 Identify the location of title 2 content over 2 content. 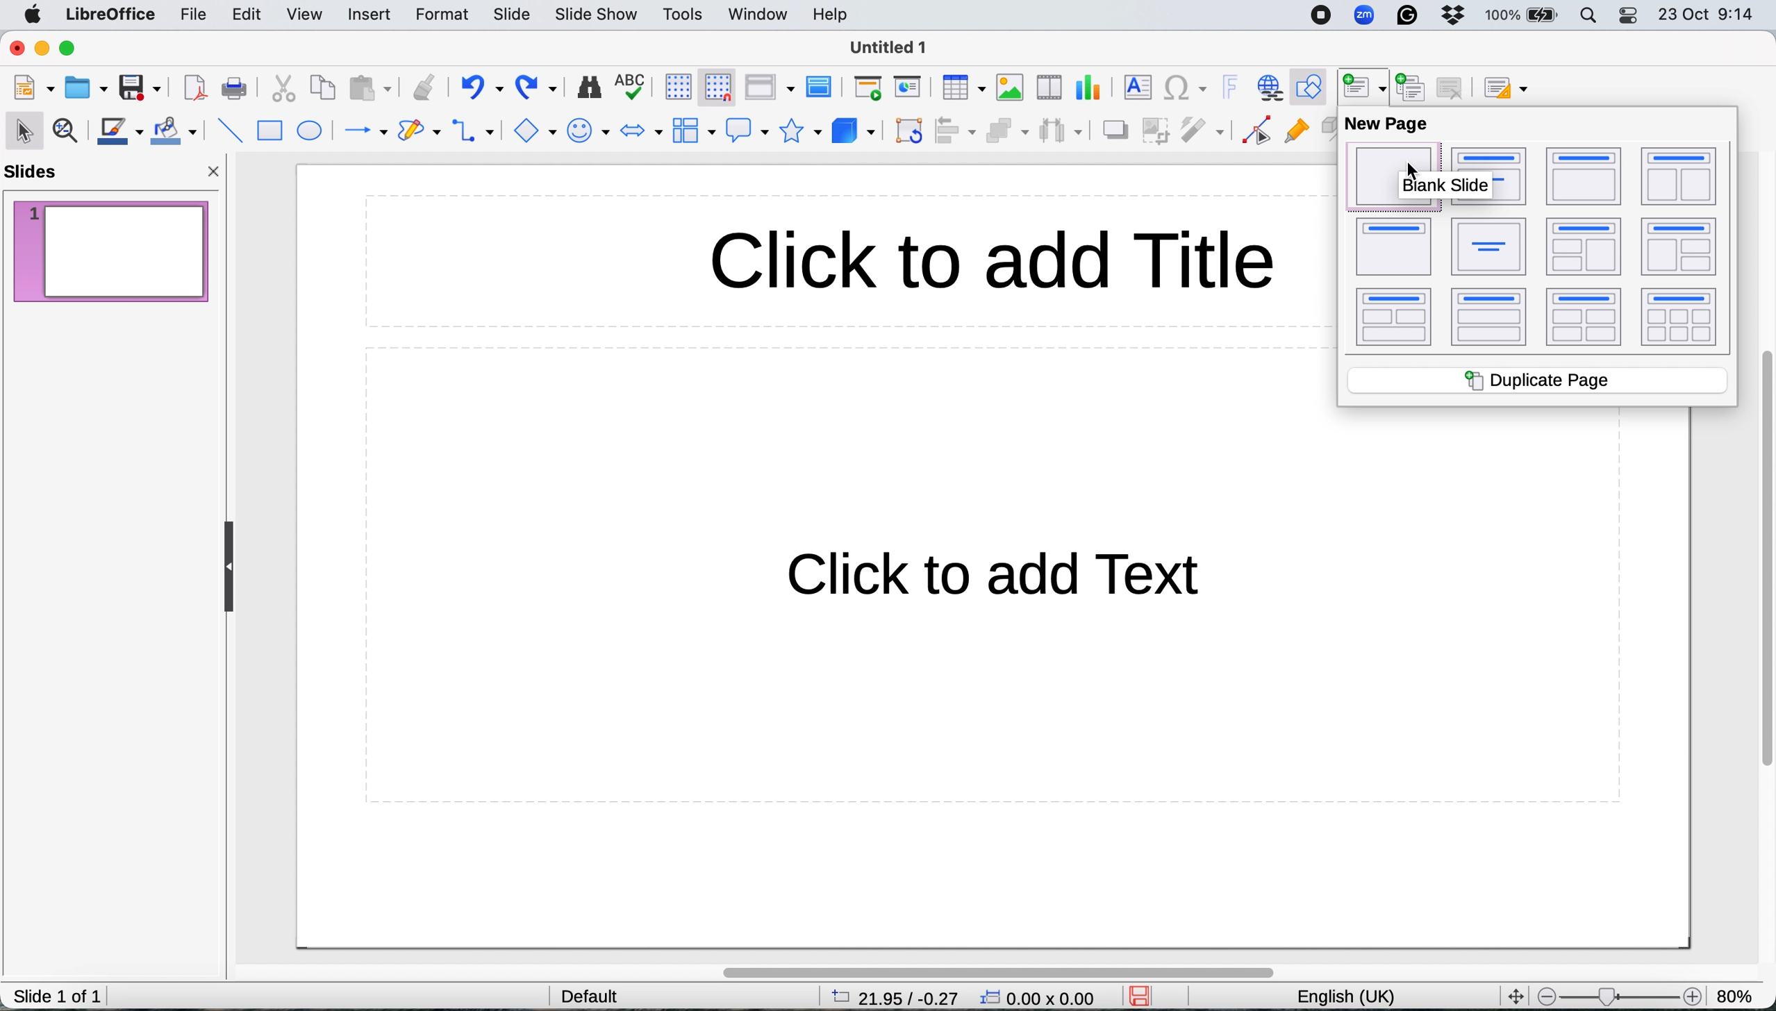
(1586, 317).